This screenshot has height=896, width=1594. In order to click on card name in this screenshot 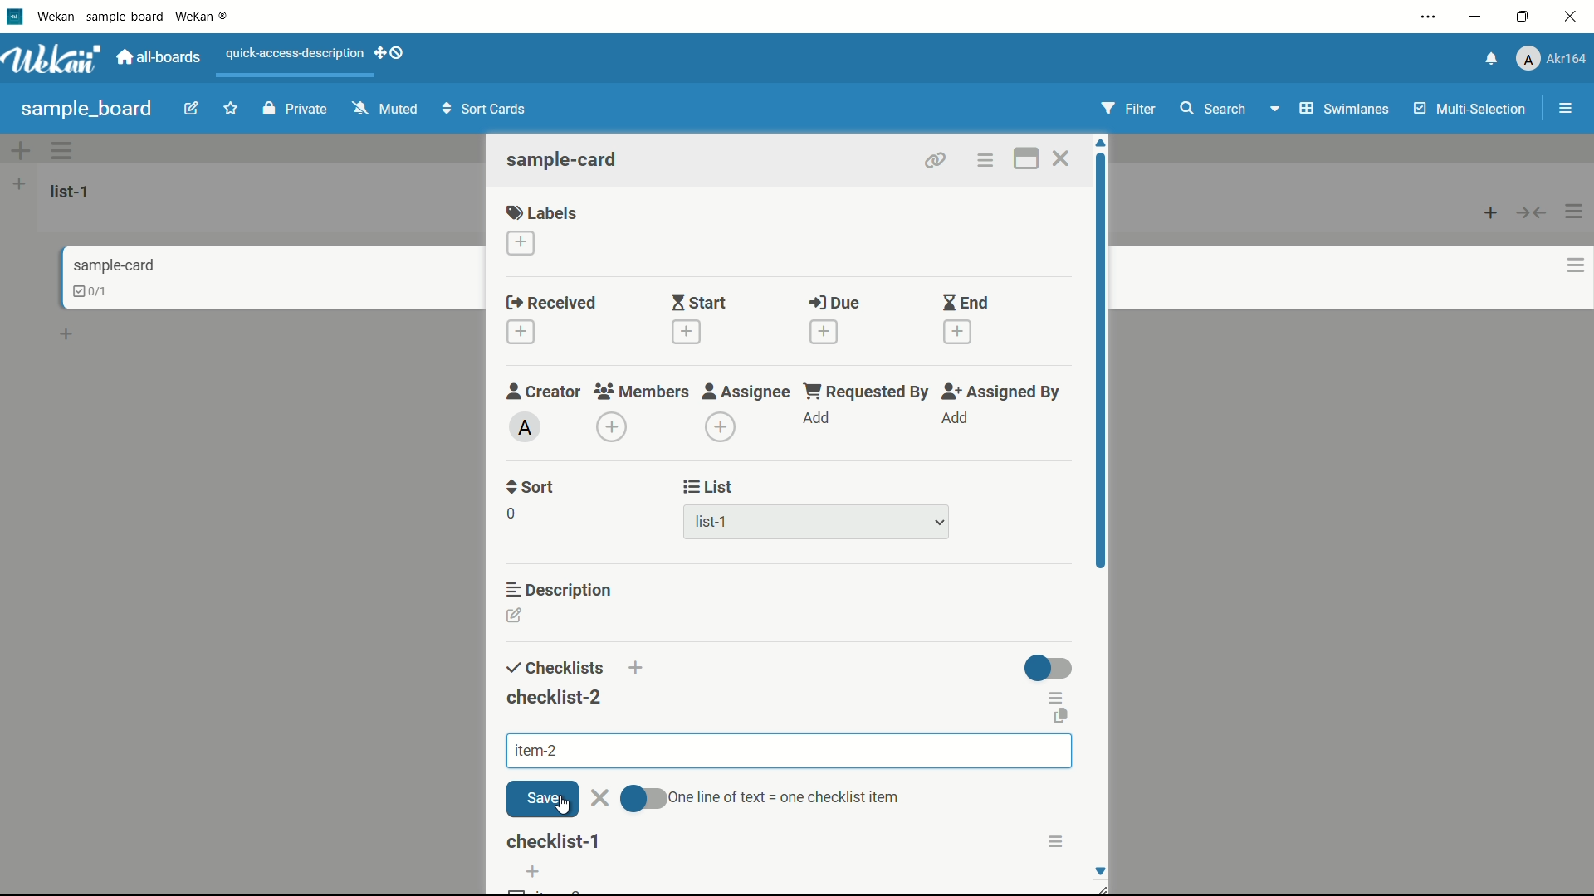, I will do `click(564, 159)`.